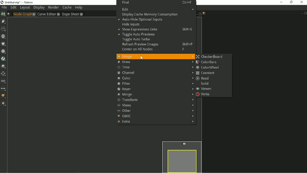 Image resolution: width=307 pixels, height=173 pixels. What do you see at coordinates (132, 25) in the screenshot?
I see `Hide inputs` at bounding box center [132, 25].